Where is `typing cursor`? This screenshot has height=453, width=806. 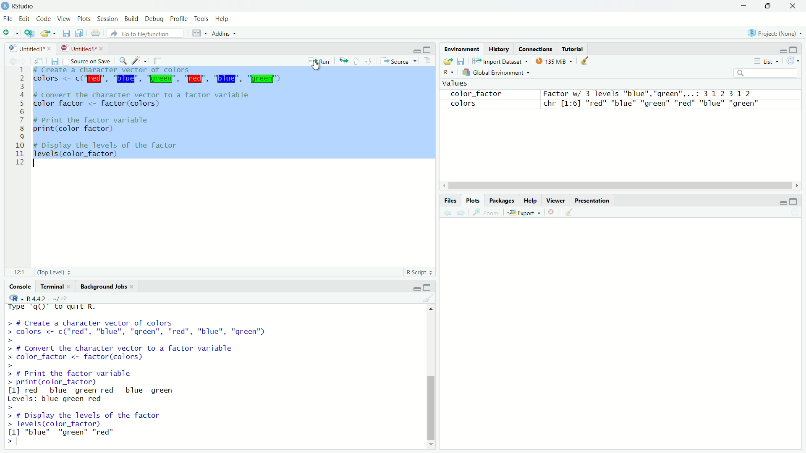
typing cursor is located at coordinates (38, 164).